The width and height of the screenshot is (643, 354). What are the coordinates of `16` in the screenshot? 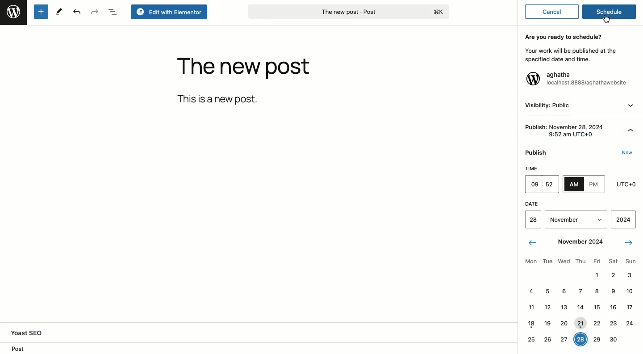 It's located at (613, 307).